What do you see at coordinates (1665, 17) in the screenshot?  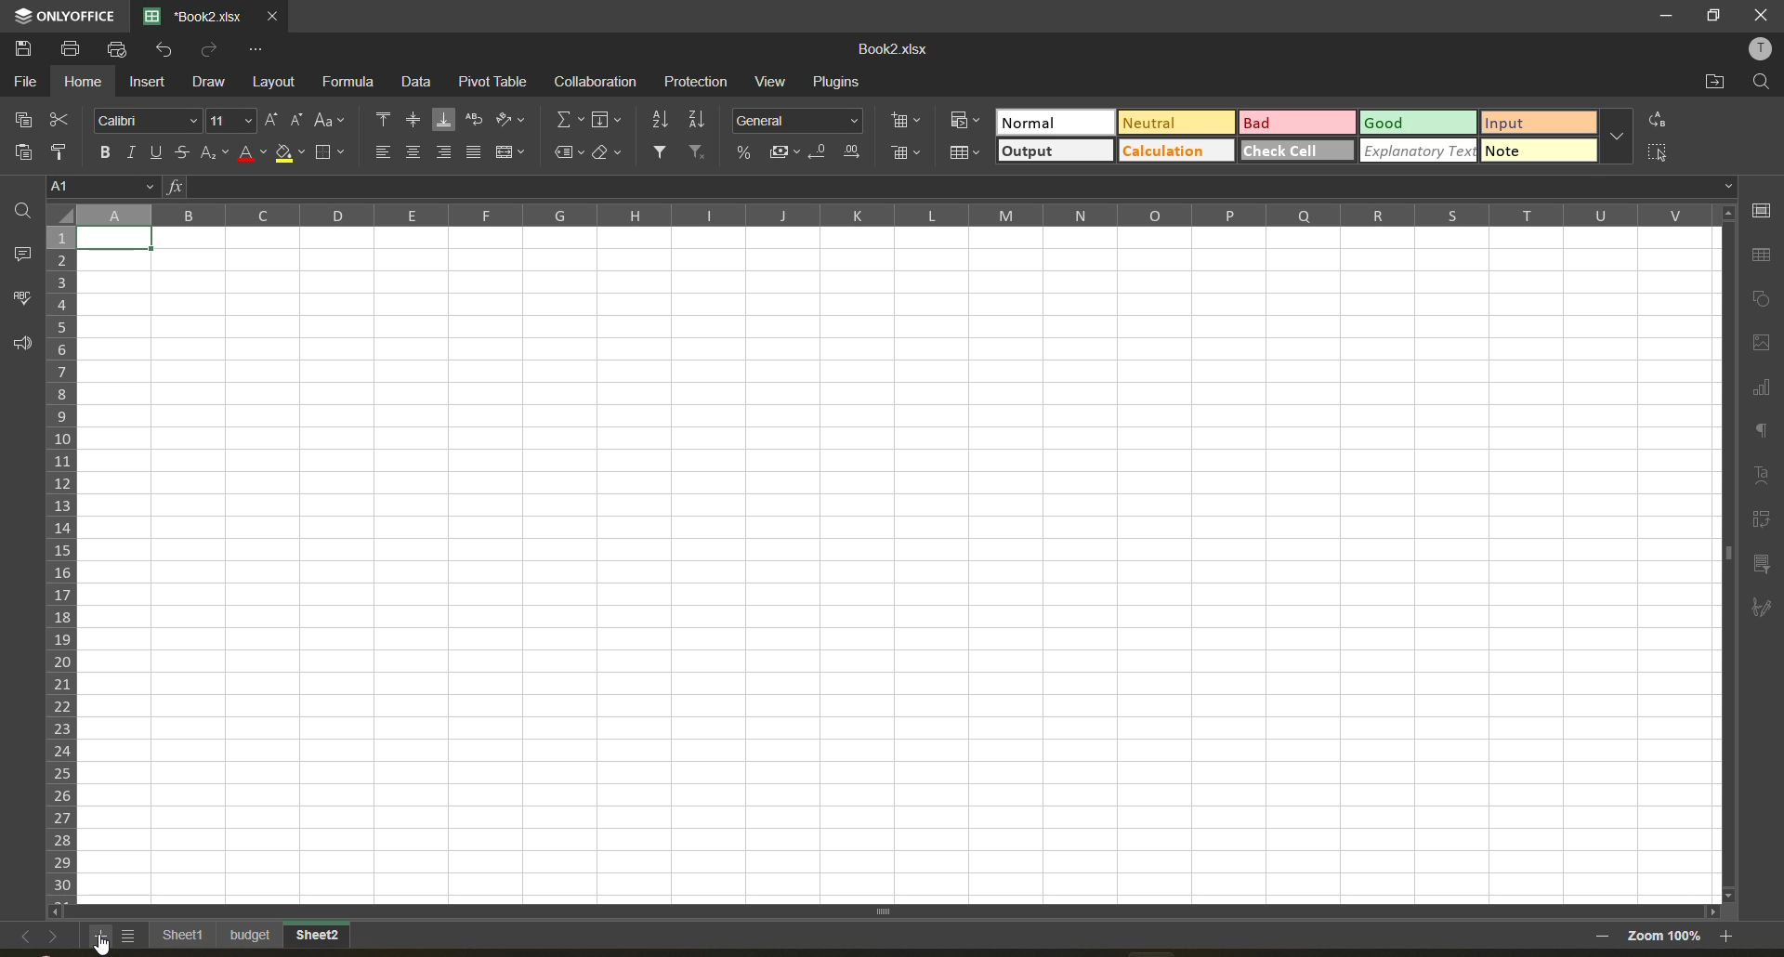 I see `minimize` at bounding box center [1665, 17].